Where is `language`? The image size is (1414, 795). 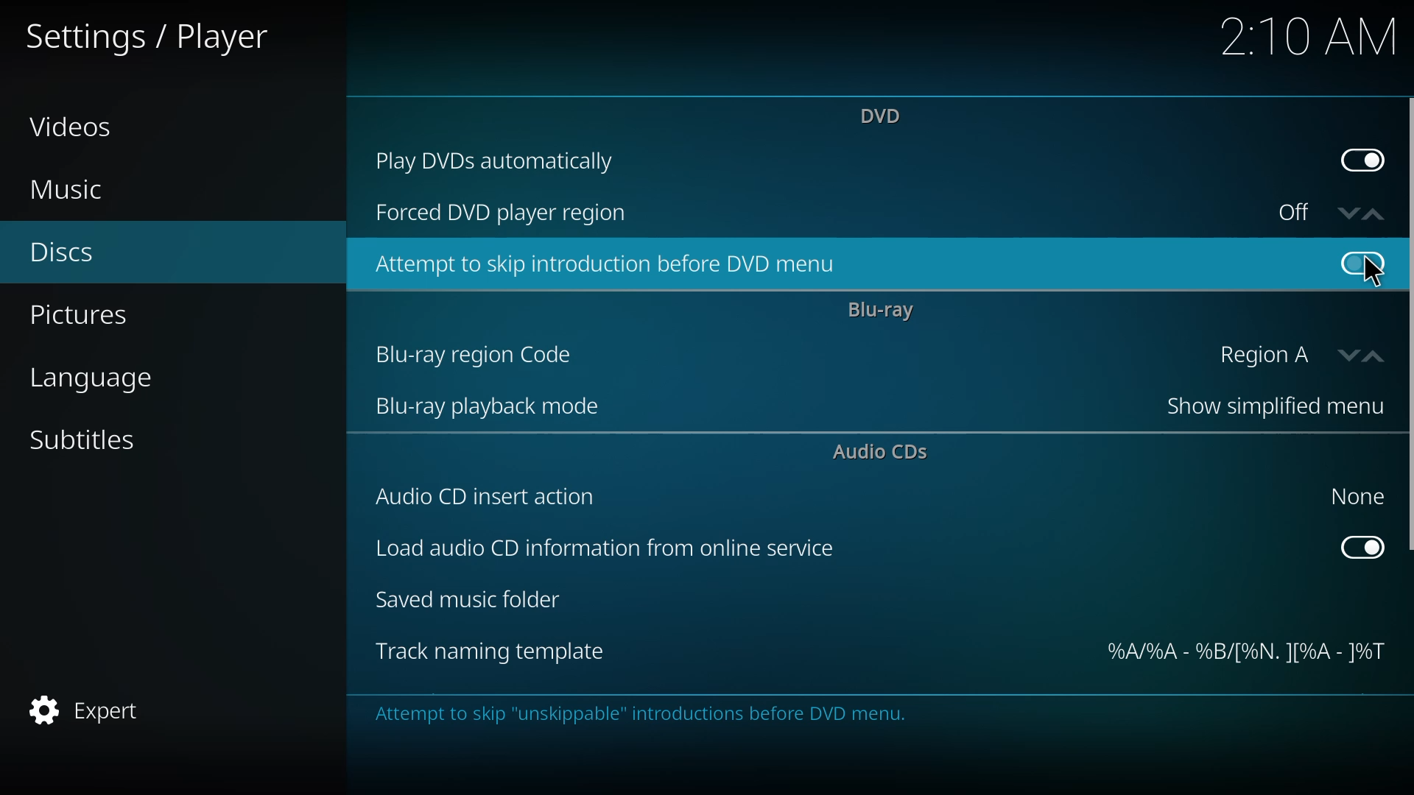 language is located at coordinates (90, 377).